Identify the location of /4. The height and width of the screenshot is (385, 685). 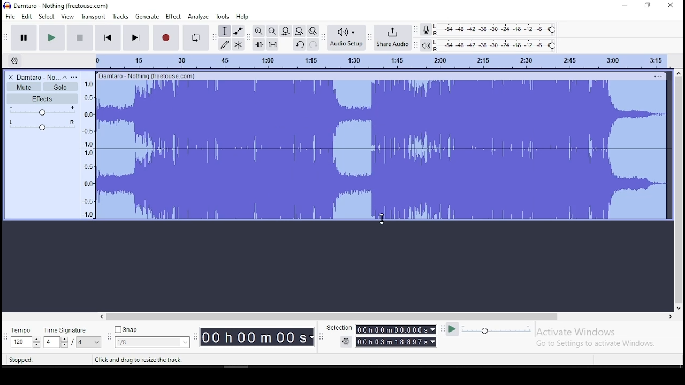
(79, 343).